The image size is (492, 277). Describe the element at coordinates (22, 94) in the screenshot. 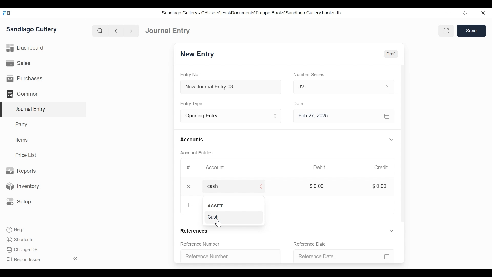

I see `Commons` at that location.